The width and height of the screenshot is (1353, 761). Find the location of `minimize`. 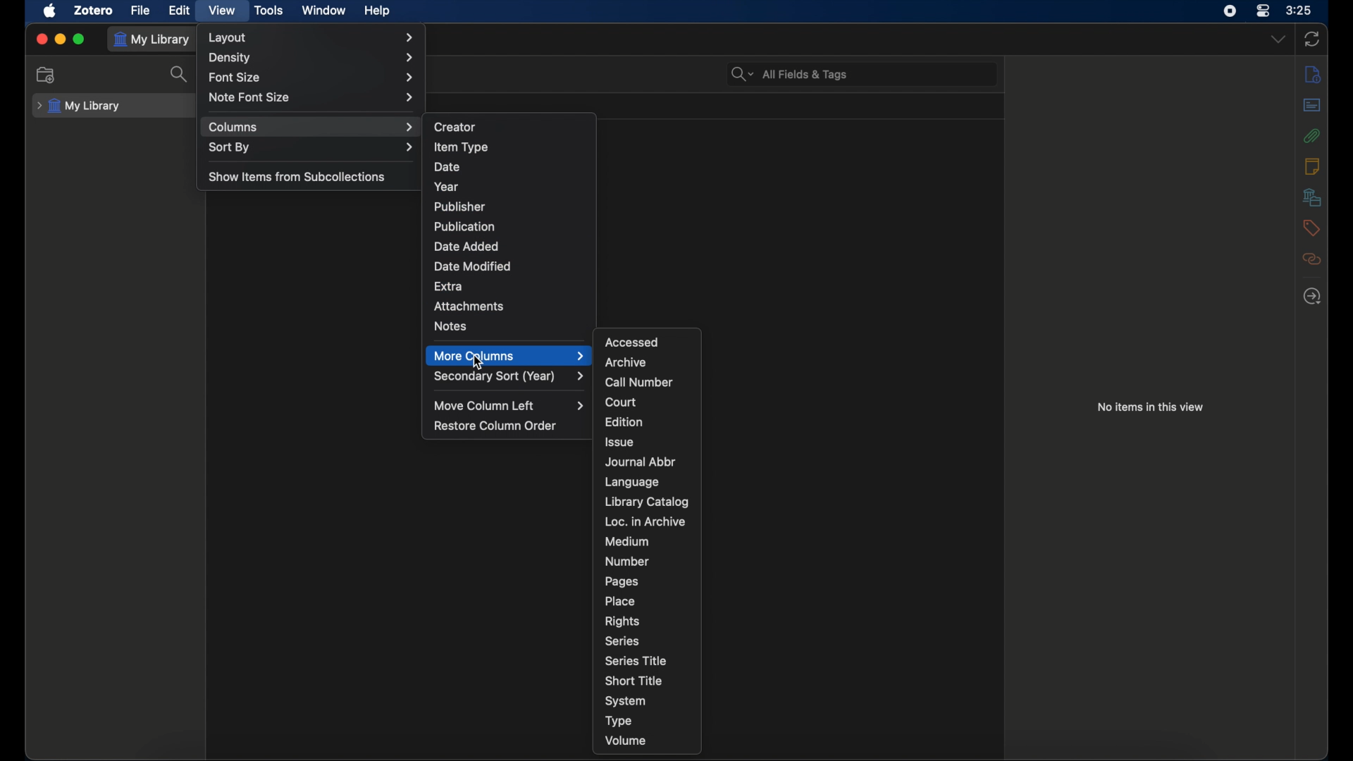

minimize is located at coordinates (61, 39).